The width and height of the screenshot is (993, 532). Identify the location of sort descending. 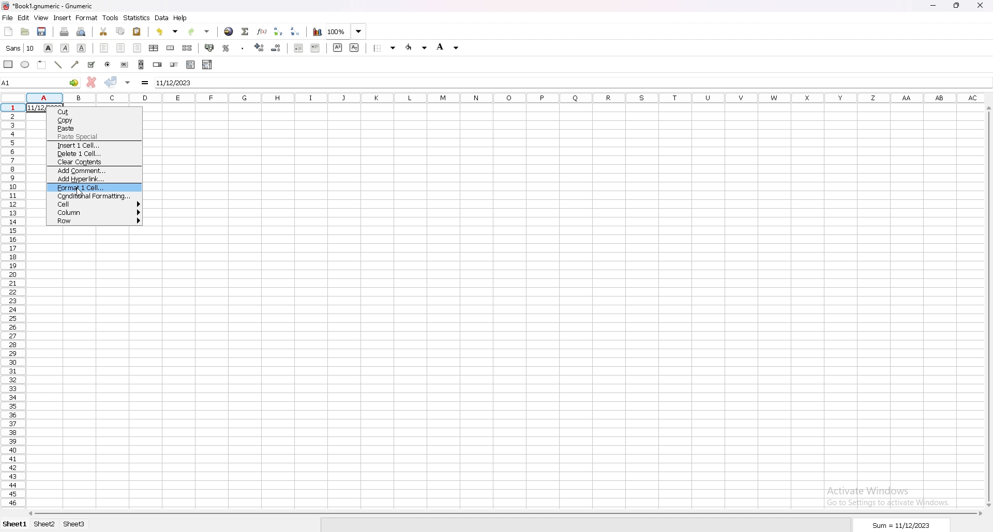
(296, 31).